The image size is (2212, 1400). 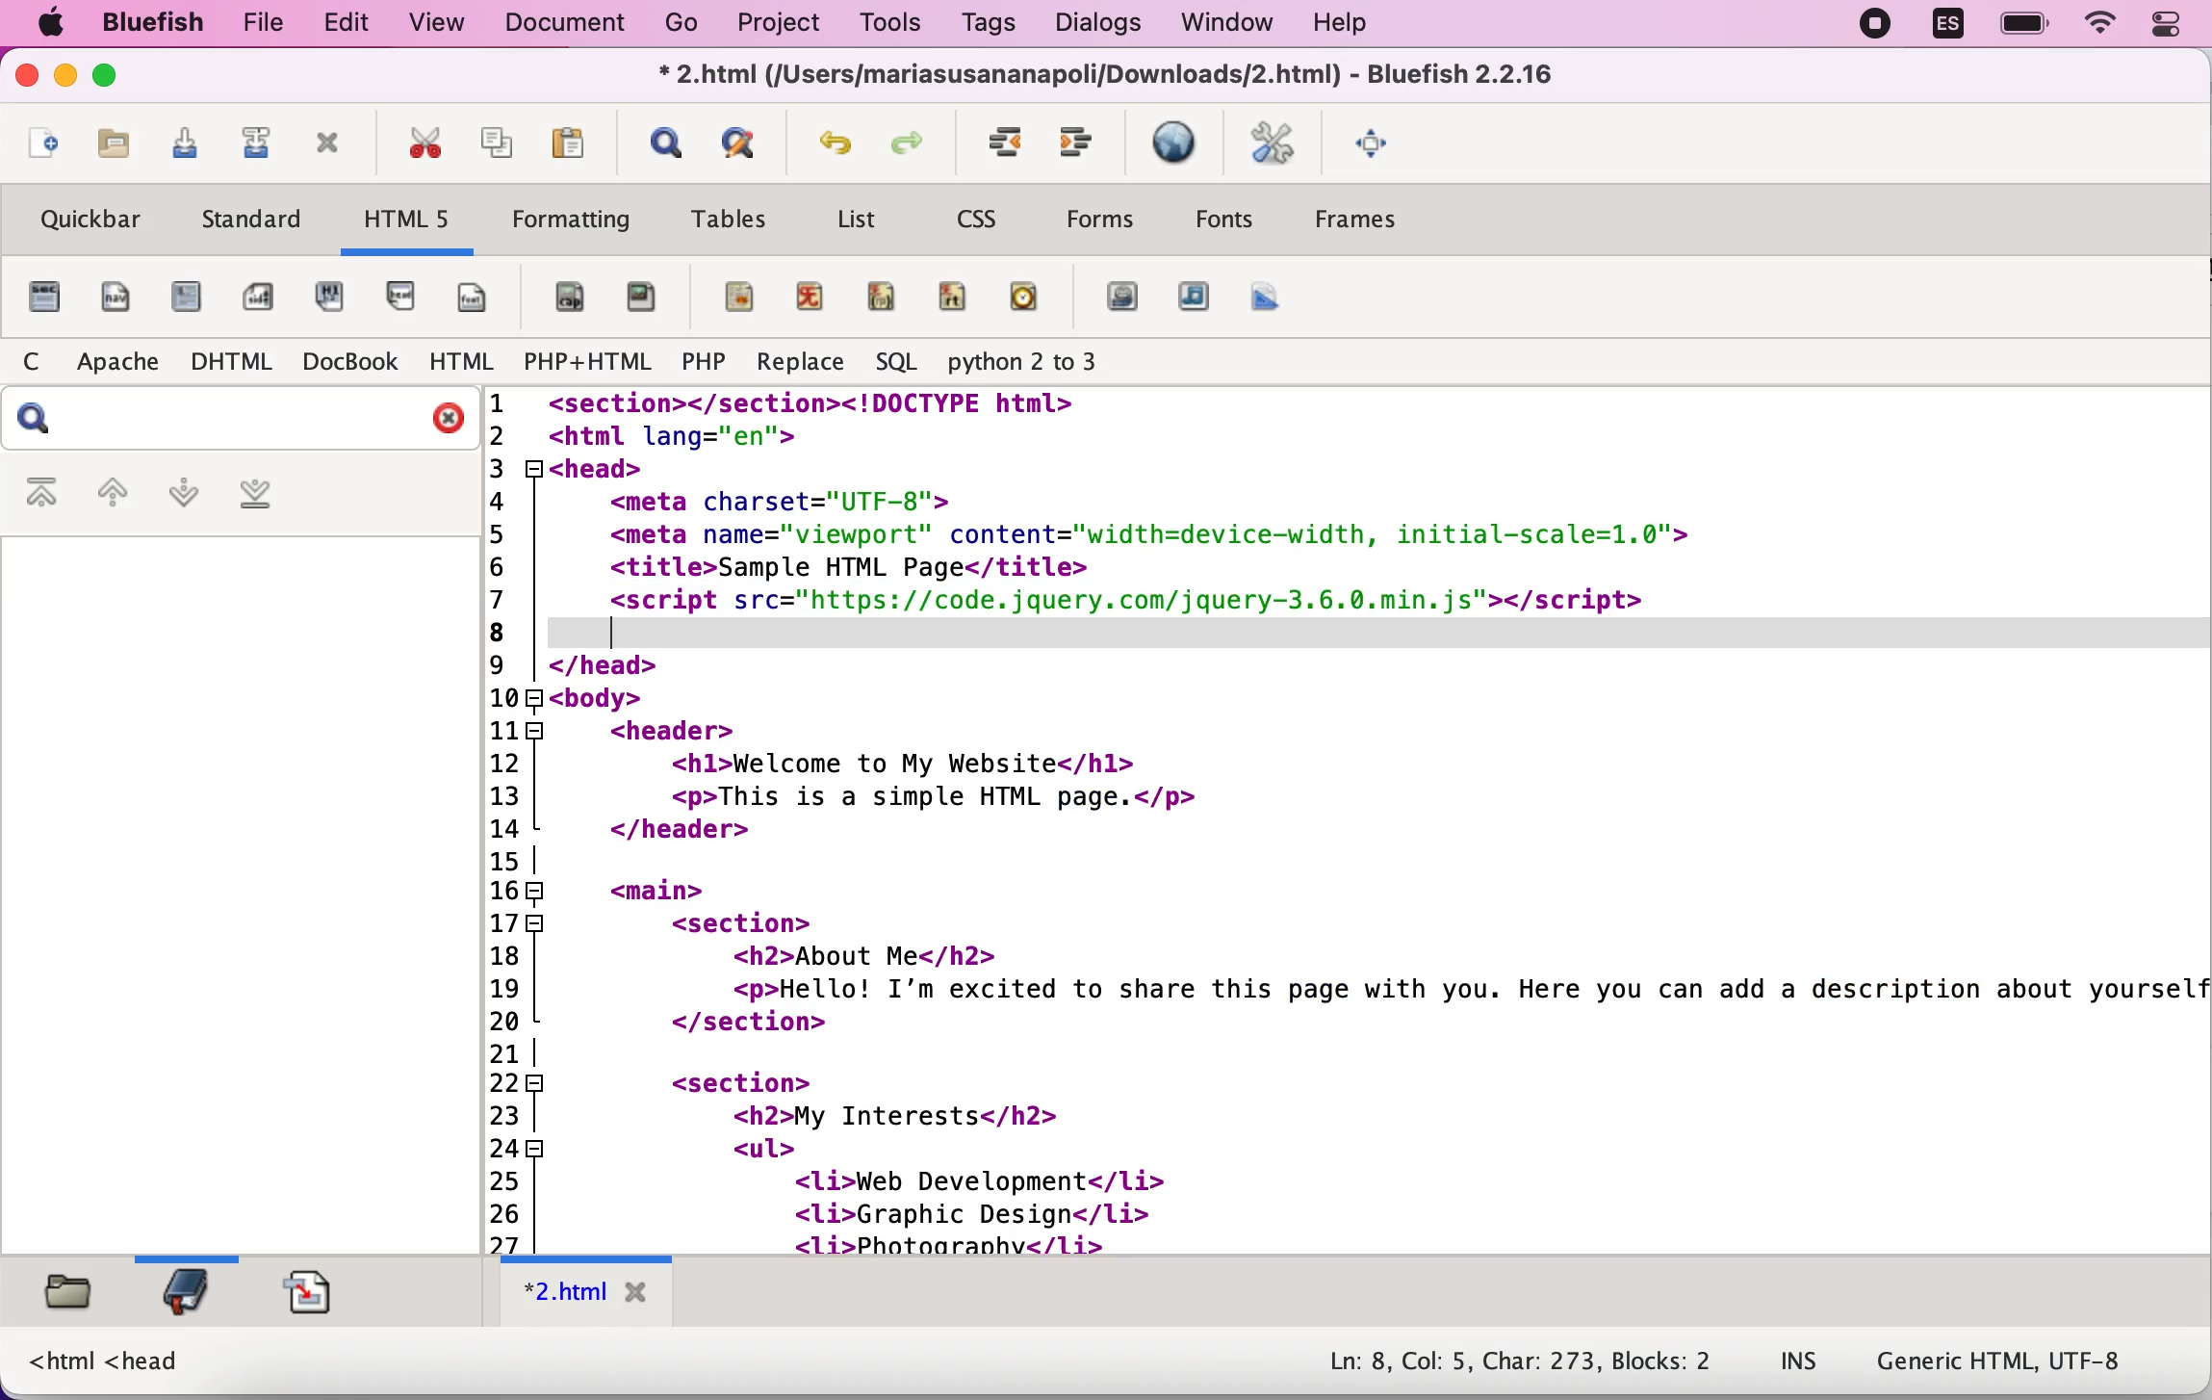 What do you see at coordinates (1195, 297) in the screenshot?
I see `audio` at bounding box center [1195, 297].